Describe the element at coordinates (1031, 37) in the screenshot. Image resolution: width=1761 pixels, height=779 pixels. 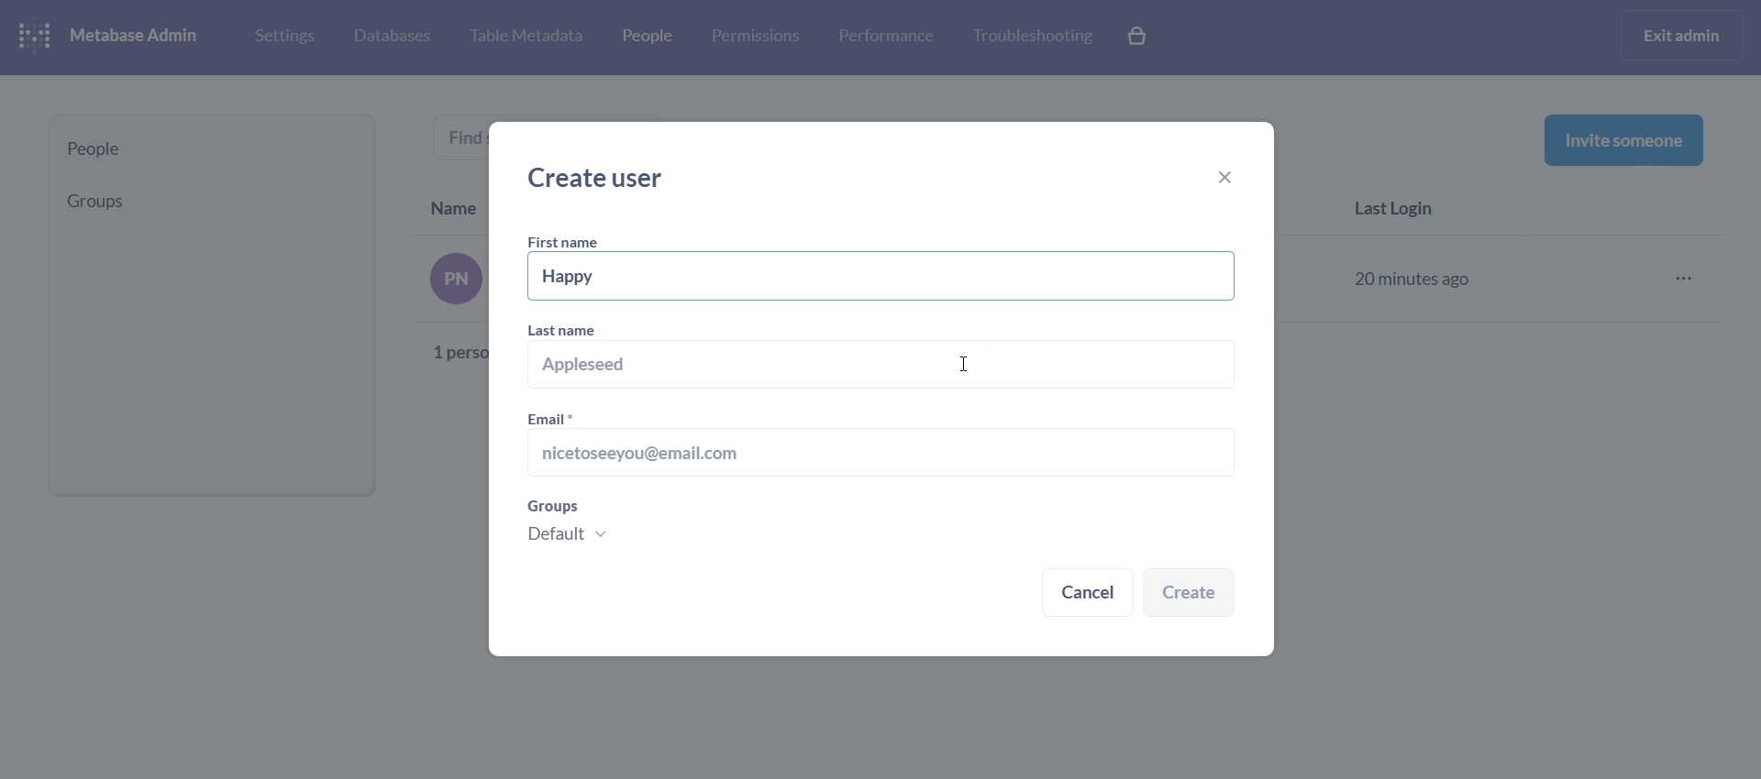
I see `troubleshooting` at that location.